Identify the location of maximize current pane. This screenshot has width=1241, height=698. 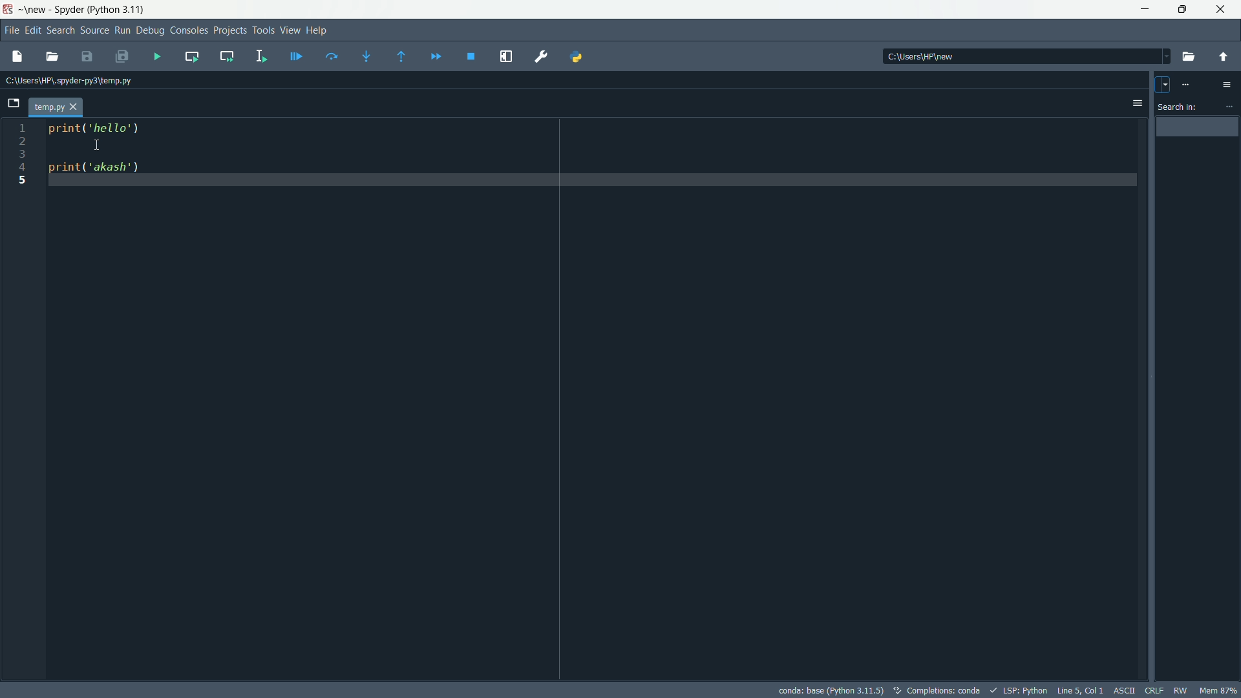
(507, 57).